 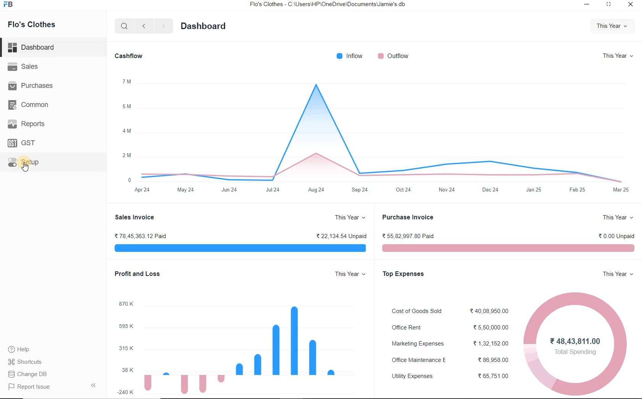 I want to click on Setup, so click(x=23, y=164).